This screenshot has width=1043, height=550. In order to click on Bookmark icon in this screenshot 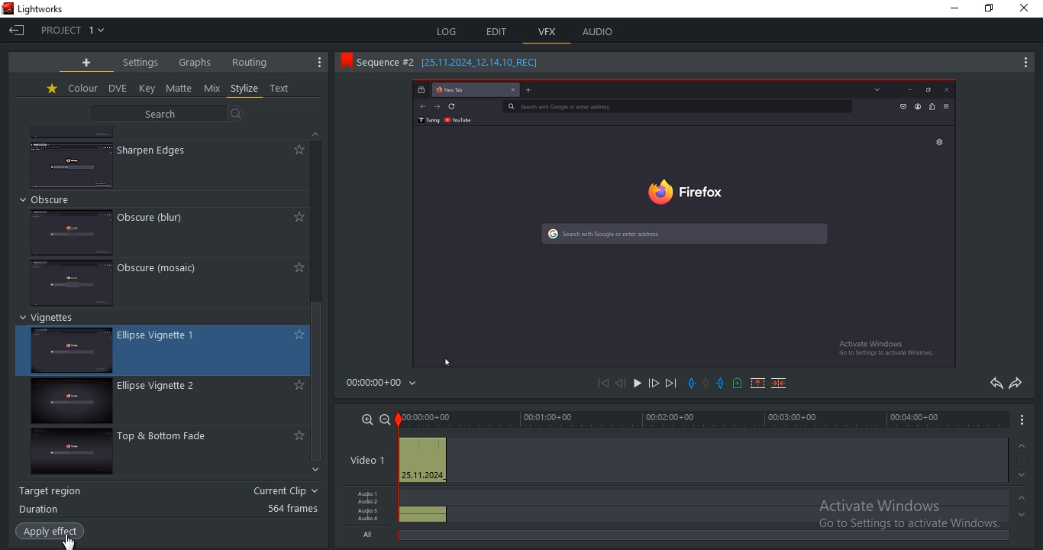, I will do `click(343, 63)`.